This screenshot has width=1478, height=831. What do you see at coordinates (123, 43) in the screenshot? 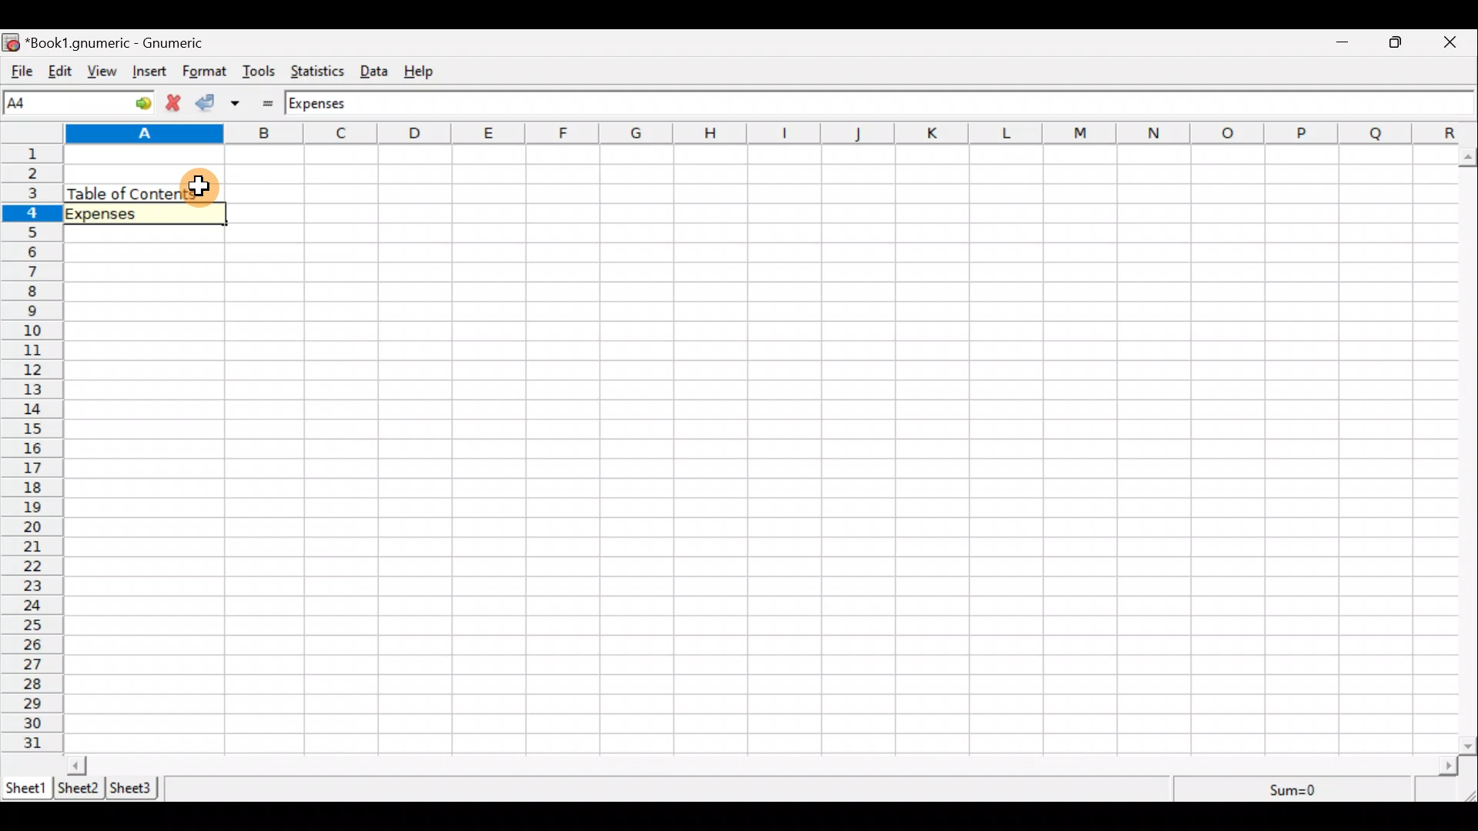
I see `“Book1.gnumeric - Gnumeric` at bounding box center [123, 43].